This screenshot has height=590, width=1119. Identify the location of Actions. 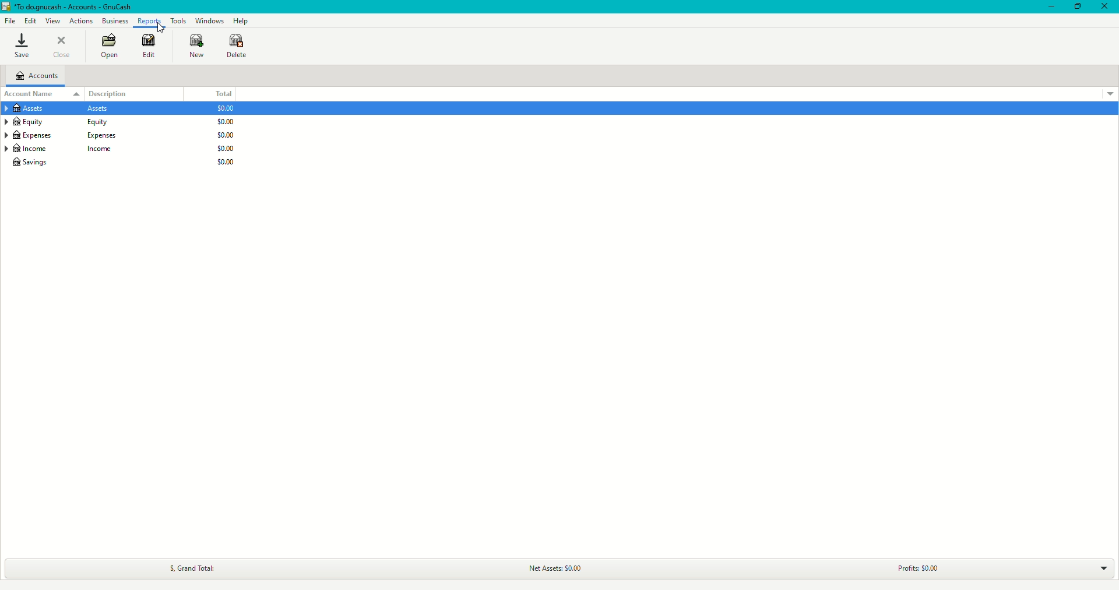
(80, 19).